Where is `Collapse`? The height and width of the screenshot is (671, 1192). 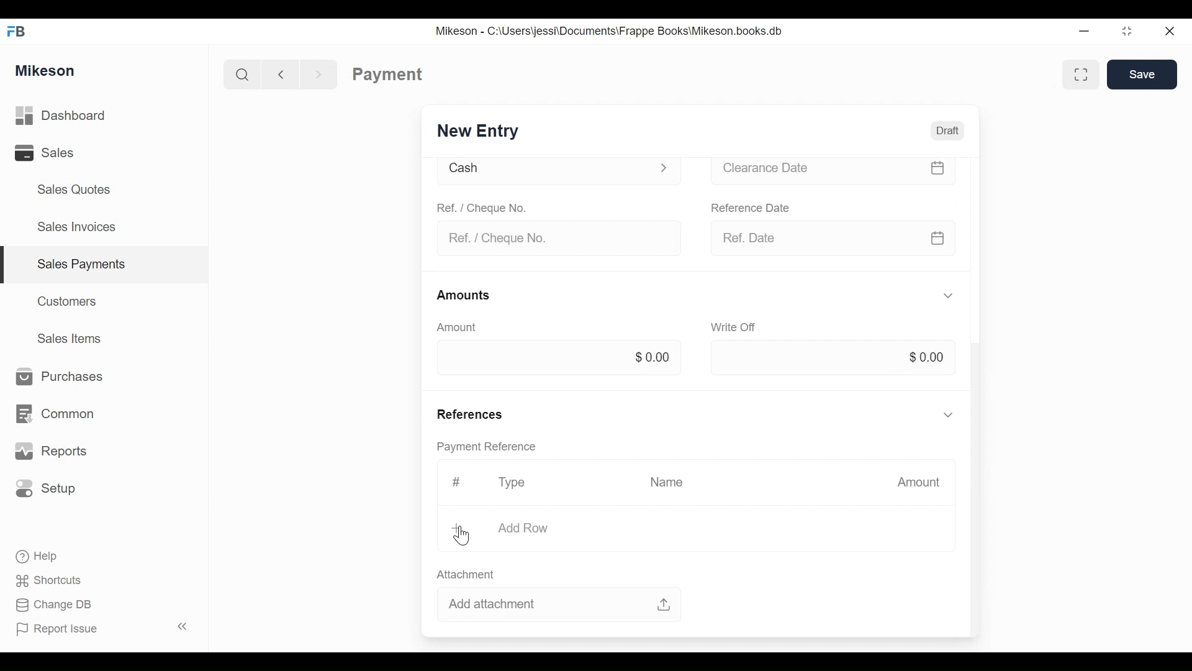 Collapse is located at coordinates (185, 628).